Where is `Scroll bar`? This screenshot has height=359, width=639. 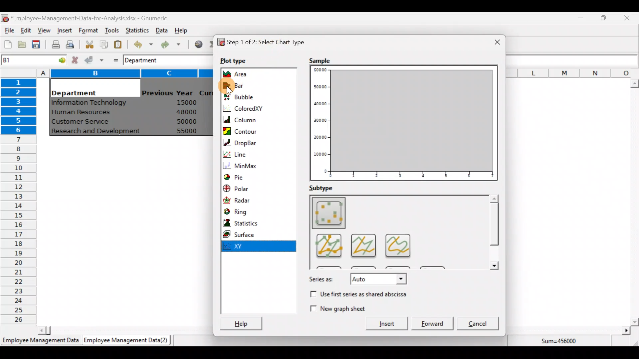
Scroll bar is located at coordinates (496, 234).